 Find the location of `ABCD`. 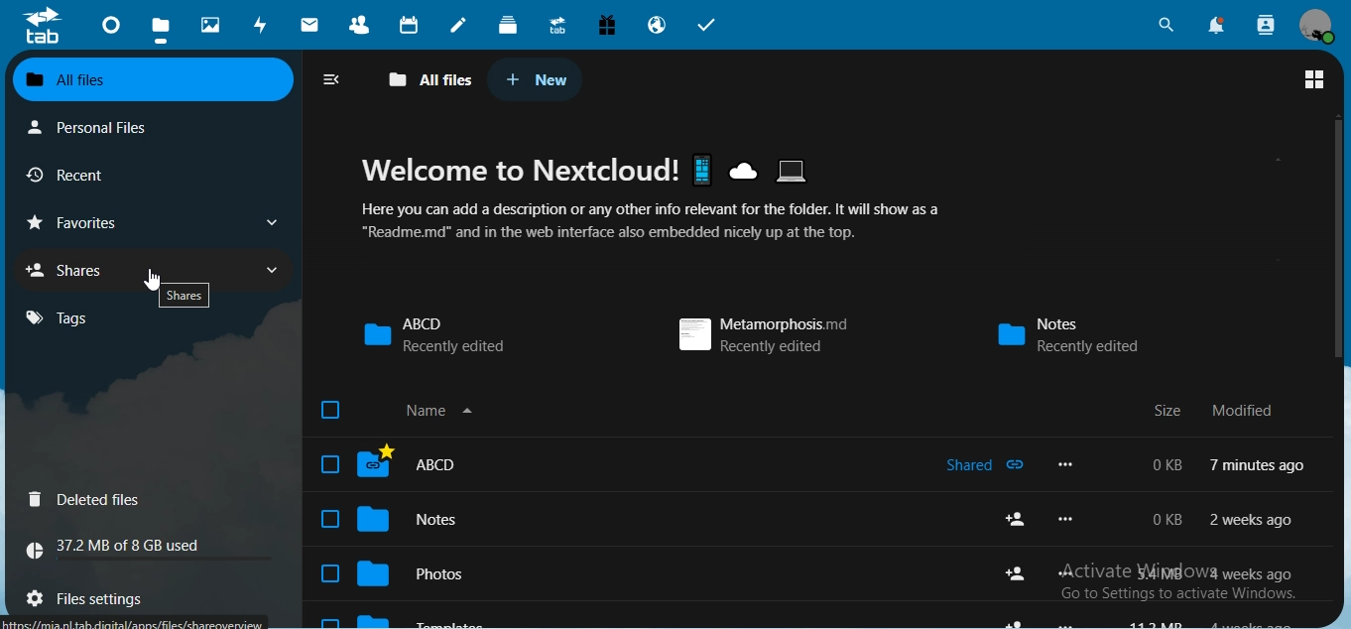

ABCD is located at coordinates (627, 464).